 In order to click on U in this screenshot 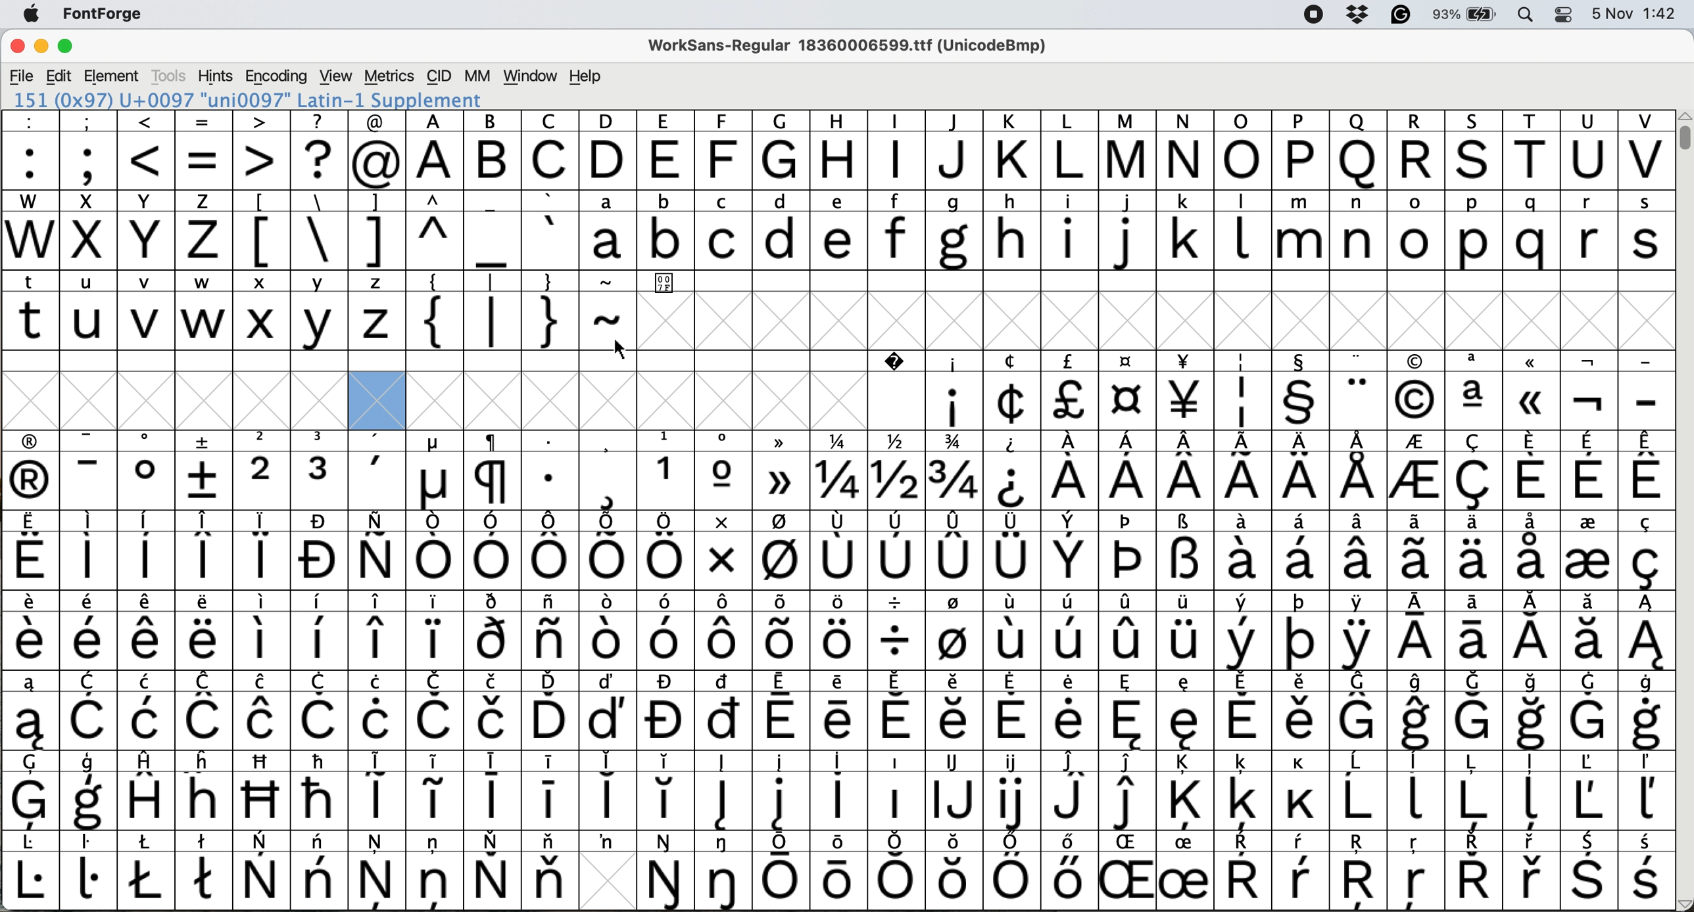, I will do `click(1589, 150)`.